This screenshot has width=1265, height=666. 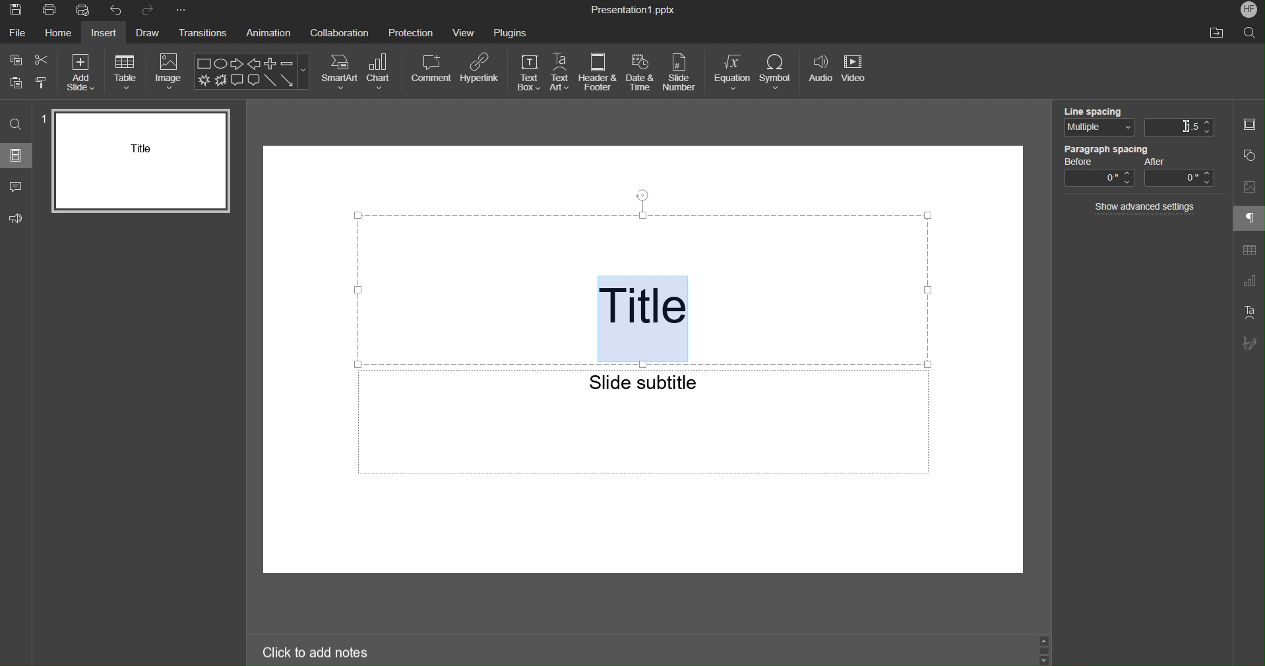 I want to click on Before, so click(x=1098, y=173).